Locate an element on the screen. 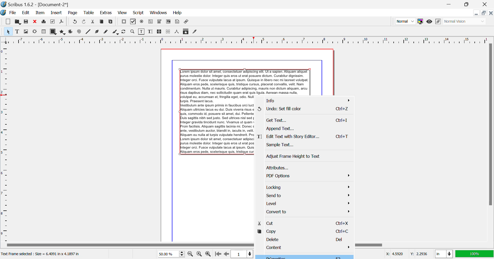 The height and width of the screenshot is (259, 494). Cut is located at coordinates (93, 22).